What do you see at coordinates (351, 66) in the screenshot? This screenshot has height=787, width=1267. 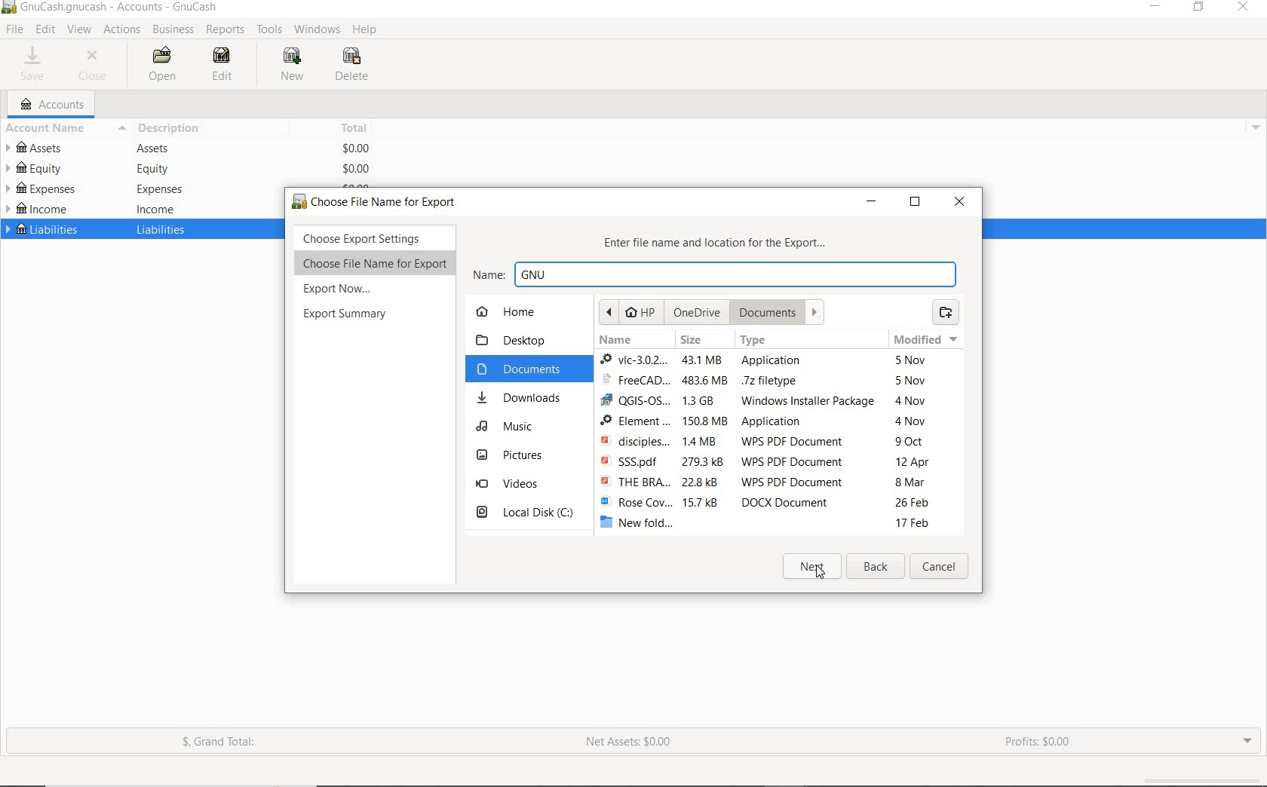 I see `DELETE` at bounding box center [351, 66].